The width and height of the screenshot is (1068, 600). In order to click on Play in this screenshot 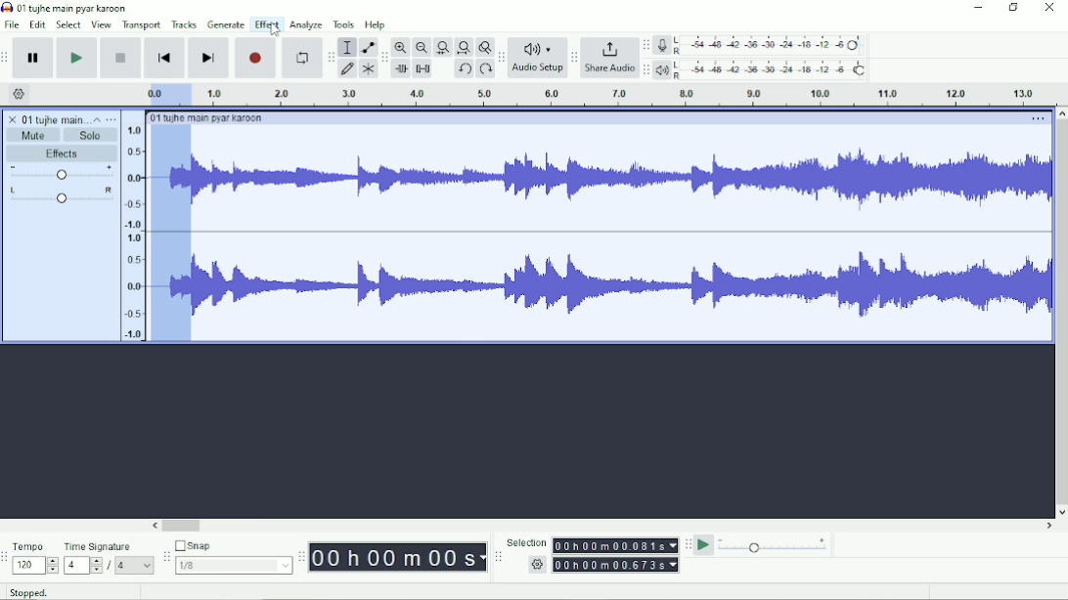, I will do `click(76, 58)`.